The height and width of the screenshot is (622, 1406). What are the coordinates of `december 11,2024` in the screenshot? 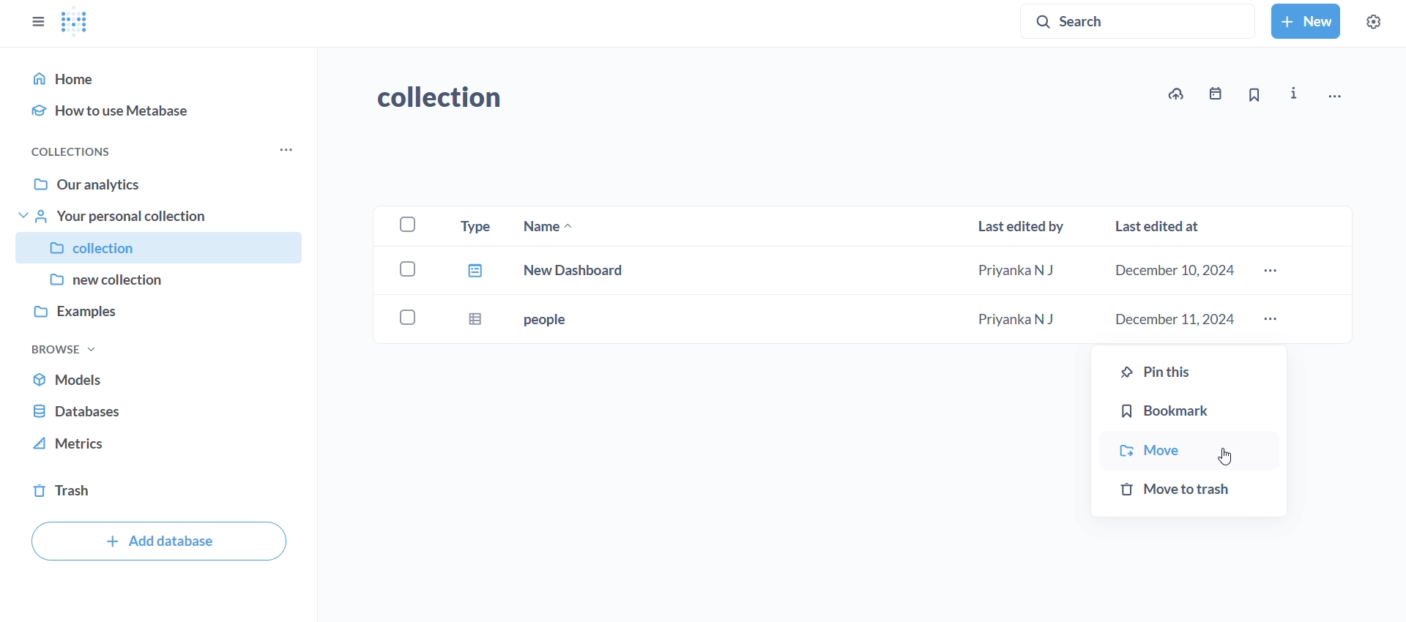 It's located at (1175, 320).